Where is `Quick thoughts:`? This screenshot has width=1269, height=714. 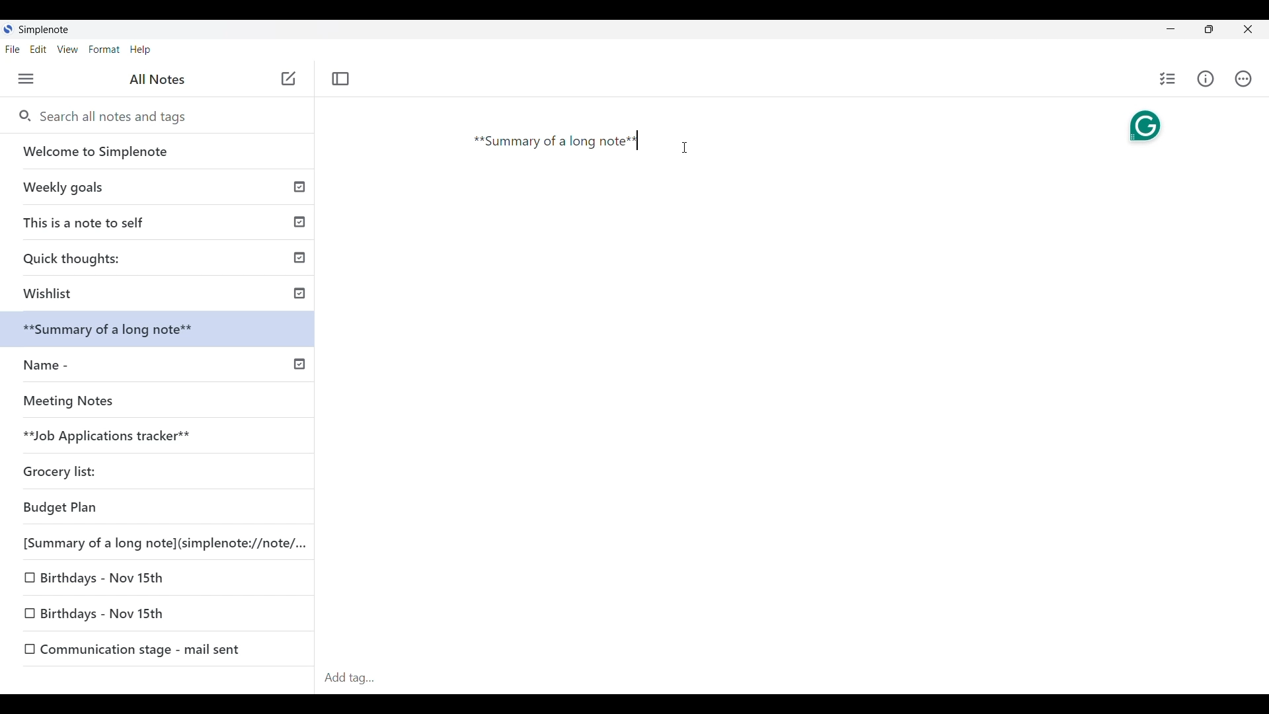 Quick thoughts: is located at coordinates (163, 255).